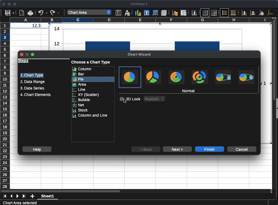  What do you see at coordinates (93, 74) in the screenshot?
I see `bar` at bounding box center [93, 74].